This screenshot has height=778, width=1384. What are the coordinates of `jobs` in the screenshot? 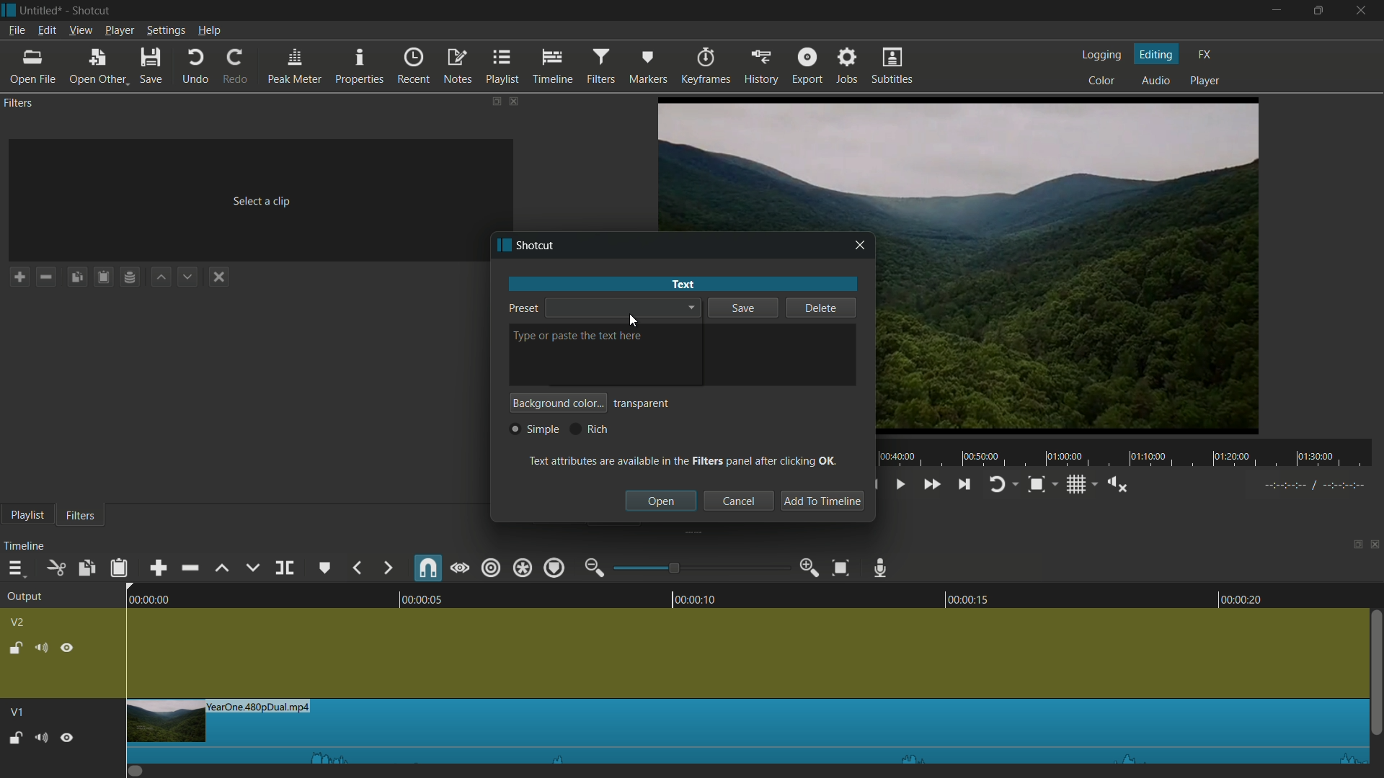 It's located at (848, 67).